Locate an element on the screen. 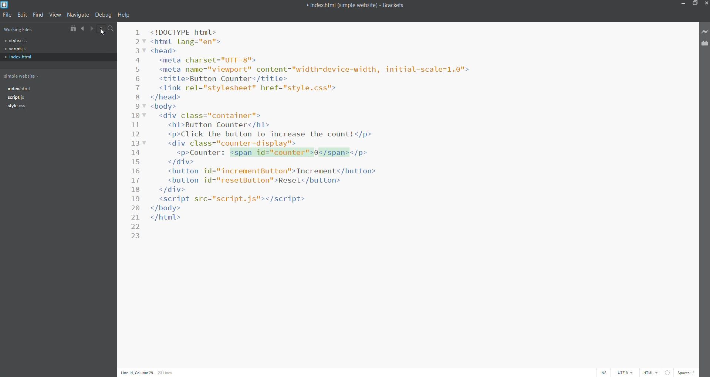  toggle cursor is located at coordinates (603, 372).